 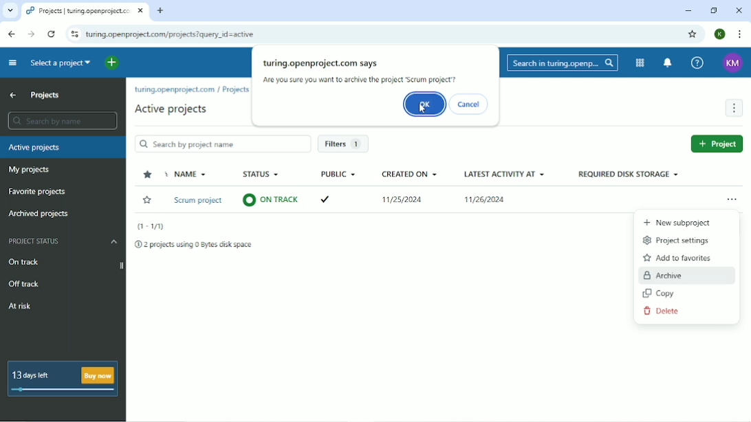 What do you see at coordinates (733, 108) in the screenshot?
I see `More` at bounding box center [733, 108].